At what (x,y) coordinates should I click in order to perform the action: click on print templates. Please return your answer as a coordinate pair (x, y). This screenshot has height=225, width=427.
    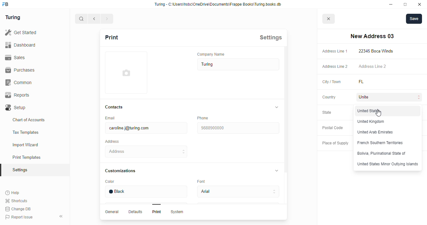
    Looking at the image, I should click on (27, 157).